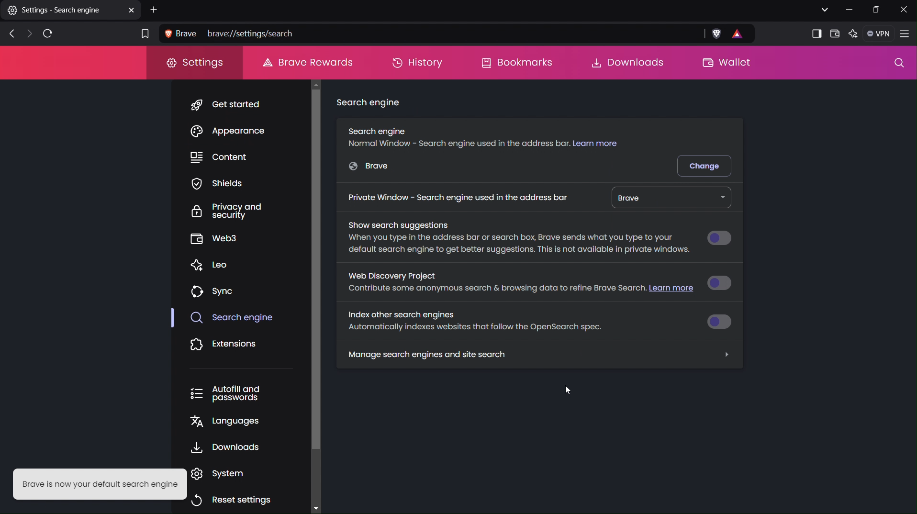  What do you see at coordinates (236, 104) in the screenshot?
I see `Get Started` at bounding box center [236, 104].